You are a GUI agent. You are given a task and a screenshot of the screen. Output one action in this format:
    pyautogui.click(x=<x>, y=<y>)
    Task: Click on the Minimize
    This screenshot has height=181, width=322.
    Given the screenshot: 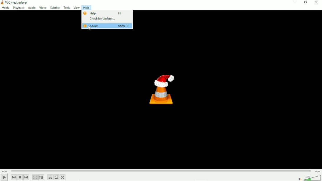 What is the action you would take?
    pyautogui.click(x=294, y=2)
    